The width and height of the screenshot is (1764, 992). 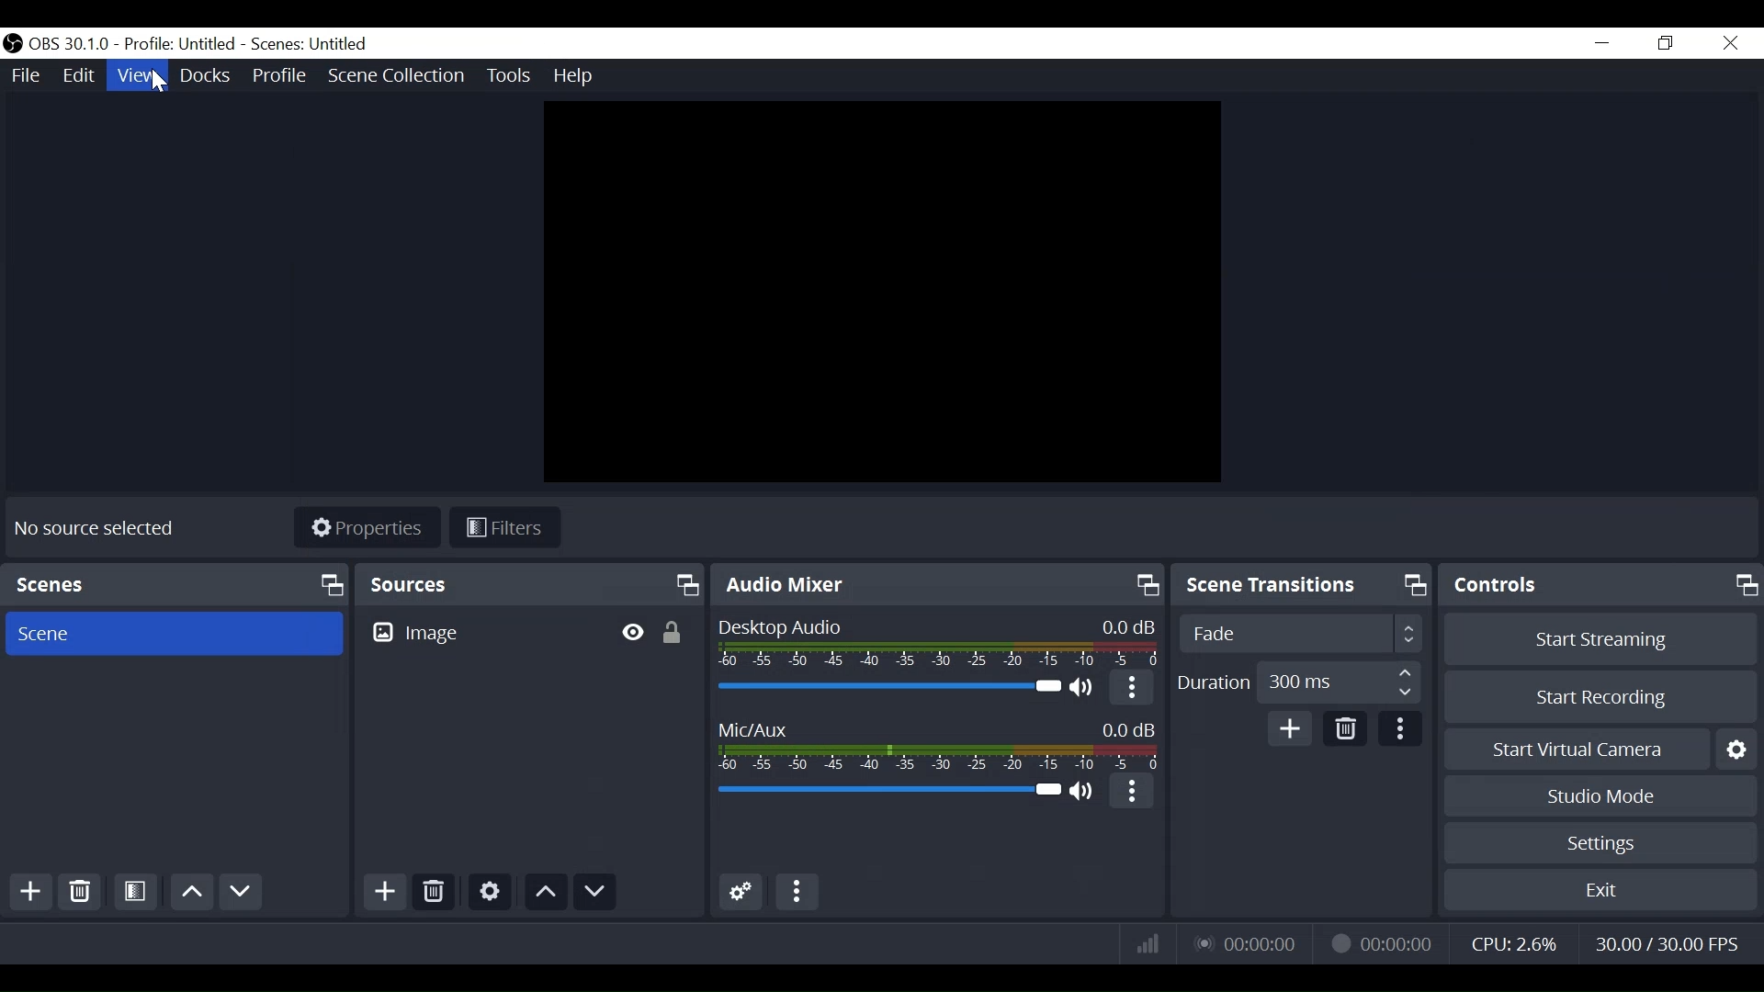 What do you see at coordinates (191, 893) in the screenshot?
I see `move up` at bounding box center [191, 893].